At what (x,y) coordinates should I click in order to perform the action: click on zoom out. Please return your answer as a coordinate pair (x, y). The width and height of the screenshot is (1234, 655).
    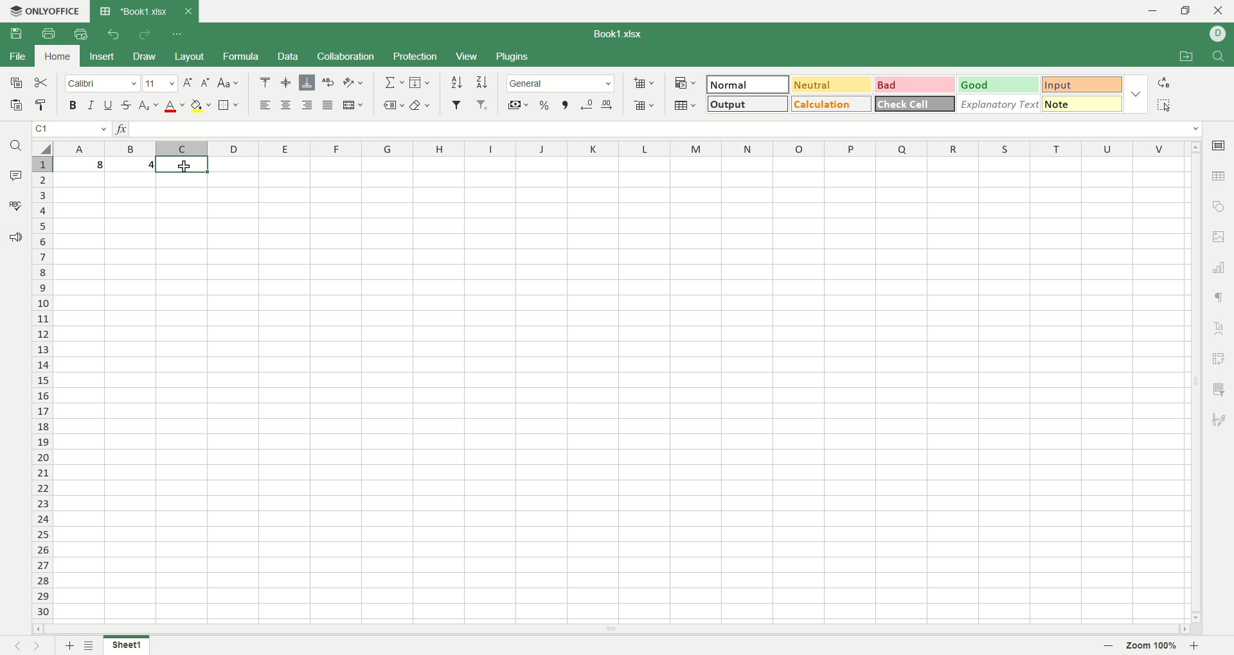
    Looking at the image, I should click on (1109, 646).